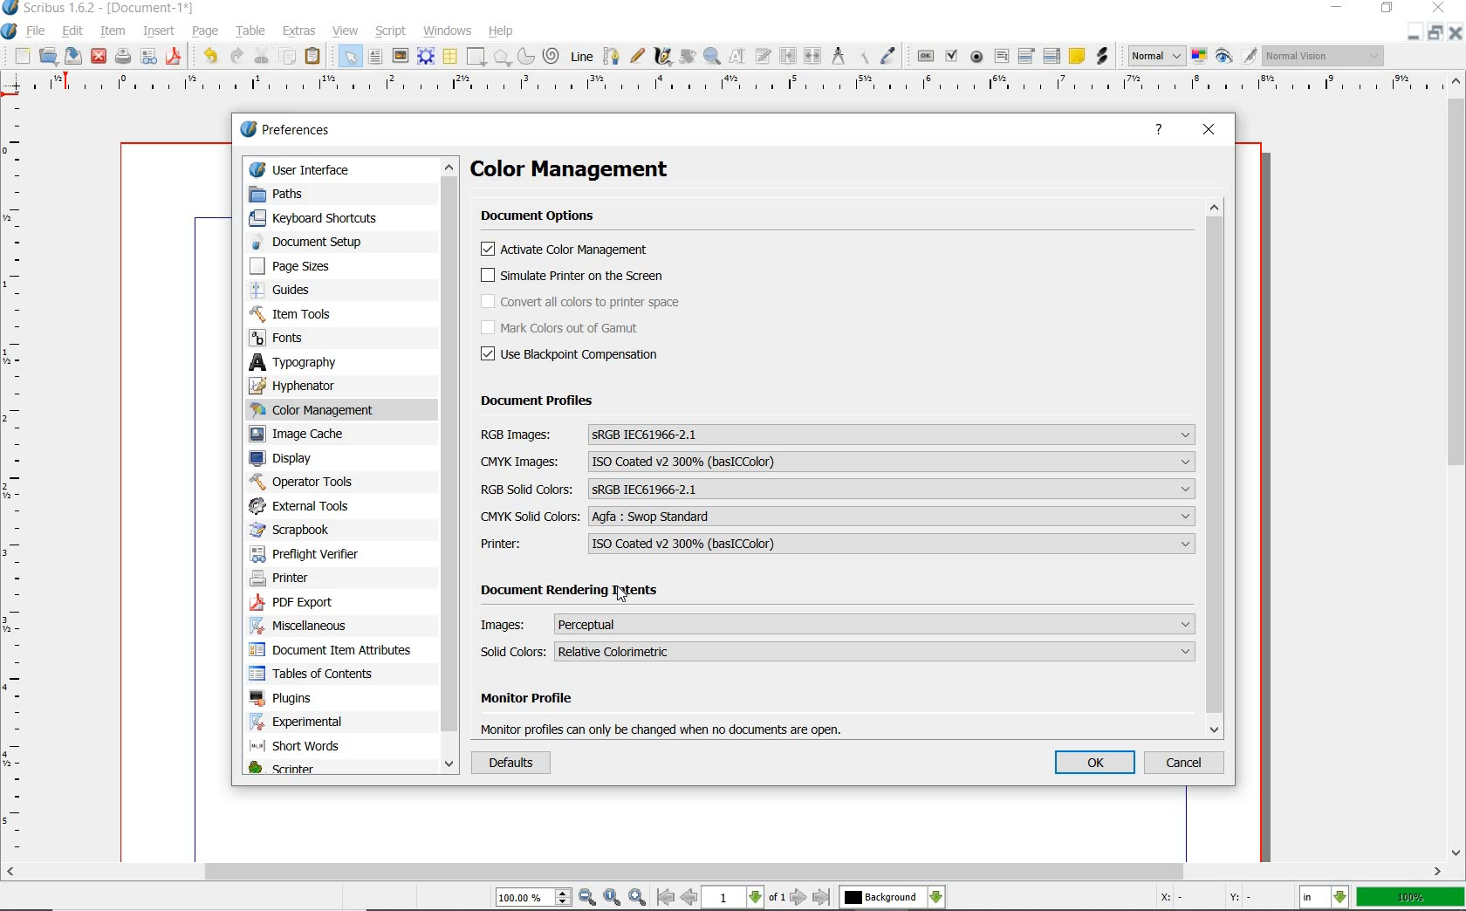 The width and height of the screenshot is (1466, 911). Describe the element at coordinates (664, 58) in the screenshot. I see `calligraphic line` at that location.